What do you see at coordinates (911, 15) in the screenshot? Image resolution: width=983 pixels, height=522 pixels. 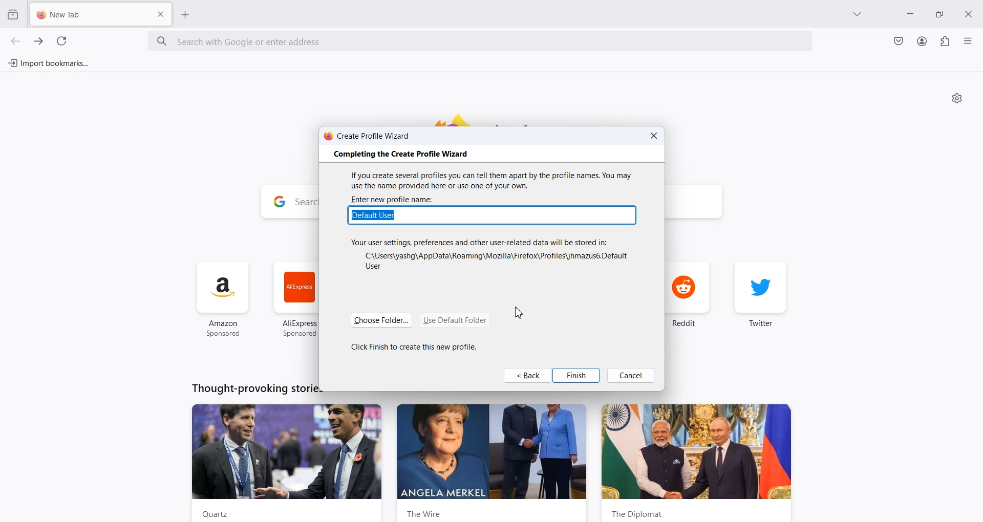 I see `Minimize` at bounding box center [911, 15].